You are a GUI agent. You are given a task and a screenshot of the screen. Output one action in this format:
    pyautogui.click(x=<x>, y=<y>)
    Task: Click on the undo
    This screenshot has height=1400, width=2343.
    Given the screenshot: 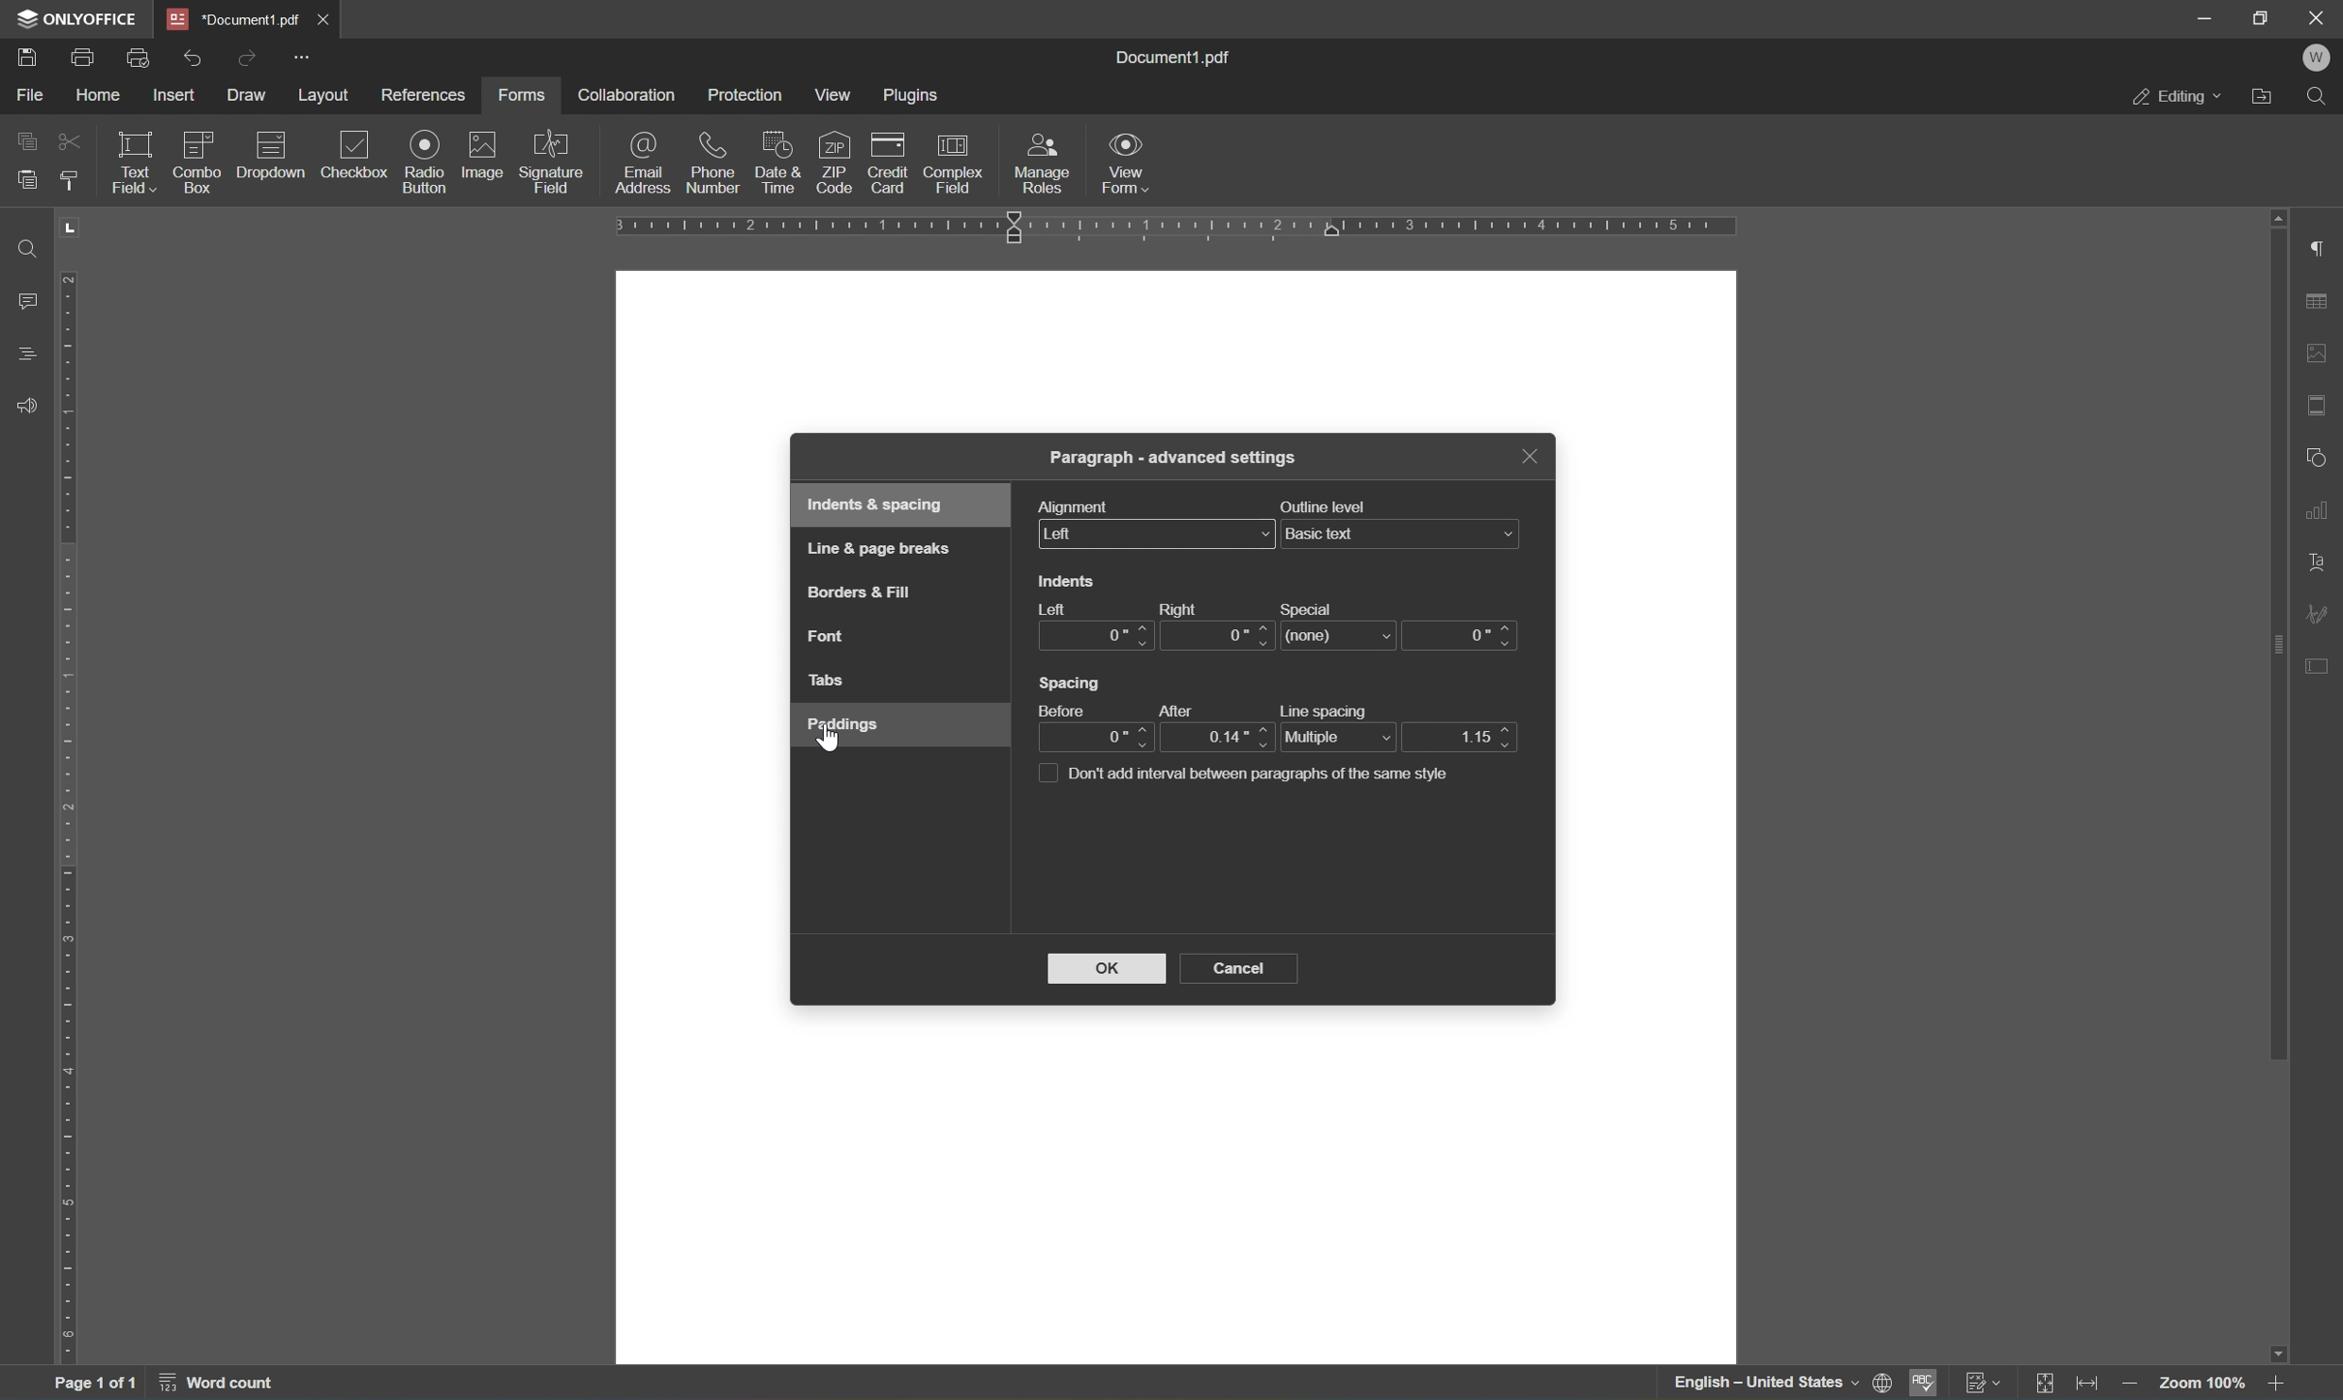 What is the action you would take?
    pyautogui.click(x=195, y=55)
    